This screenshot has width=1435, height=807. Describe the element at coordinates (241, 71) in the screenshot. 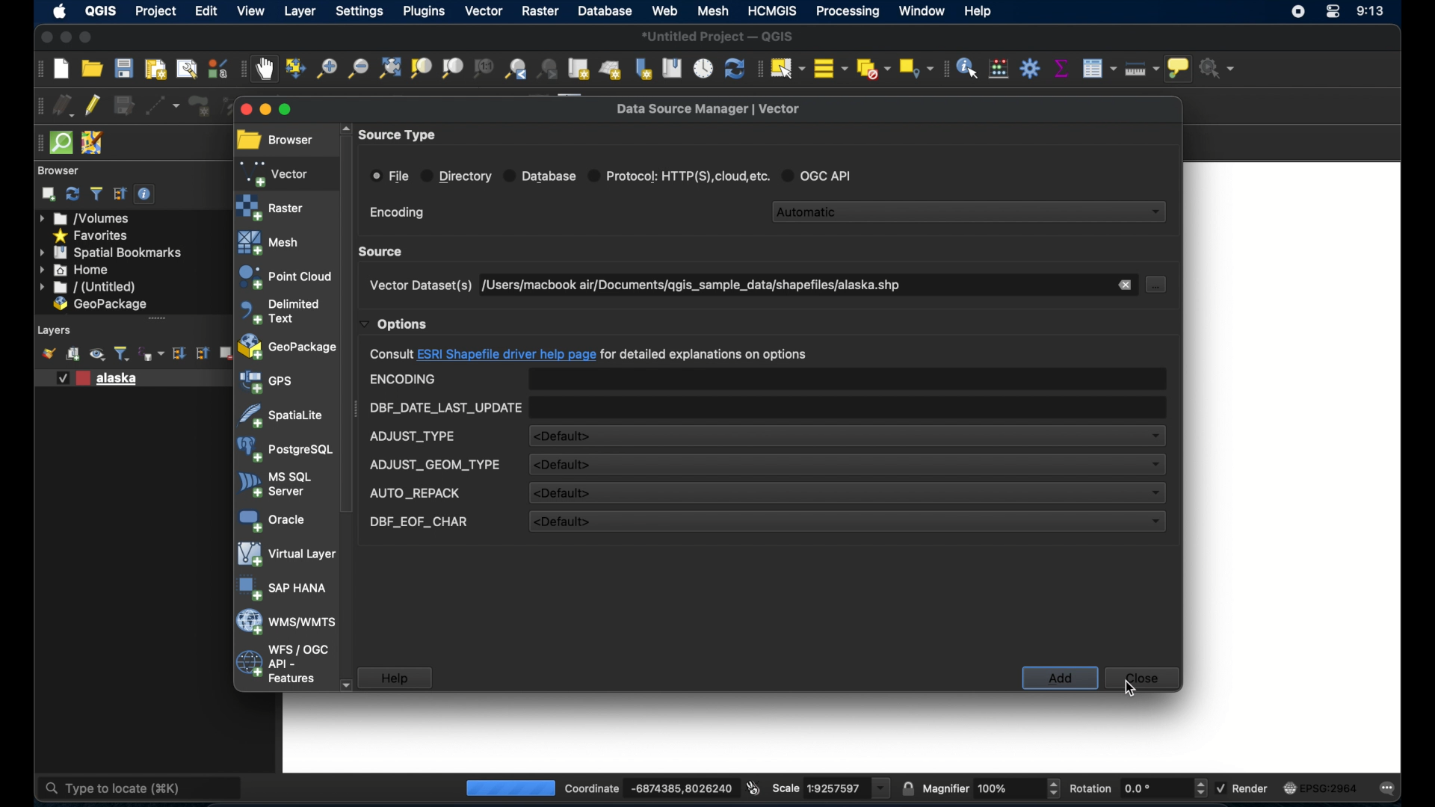

I see `map navigation toolbar` at that location.